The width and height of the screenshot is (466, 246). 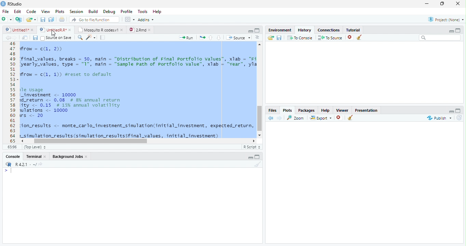 I want to click on Line Numbers, so click(x=12, y=92).